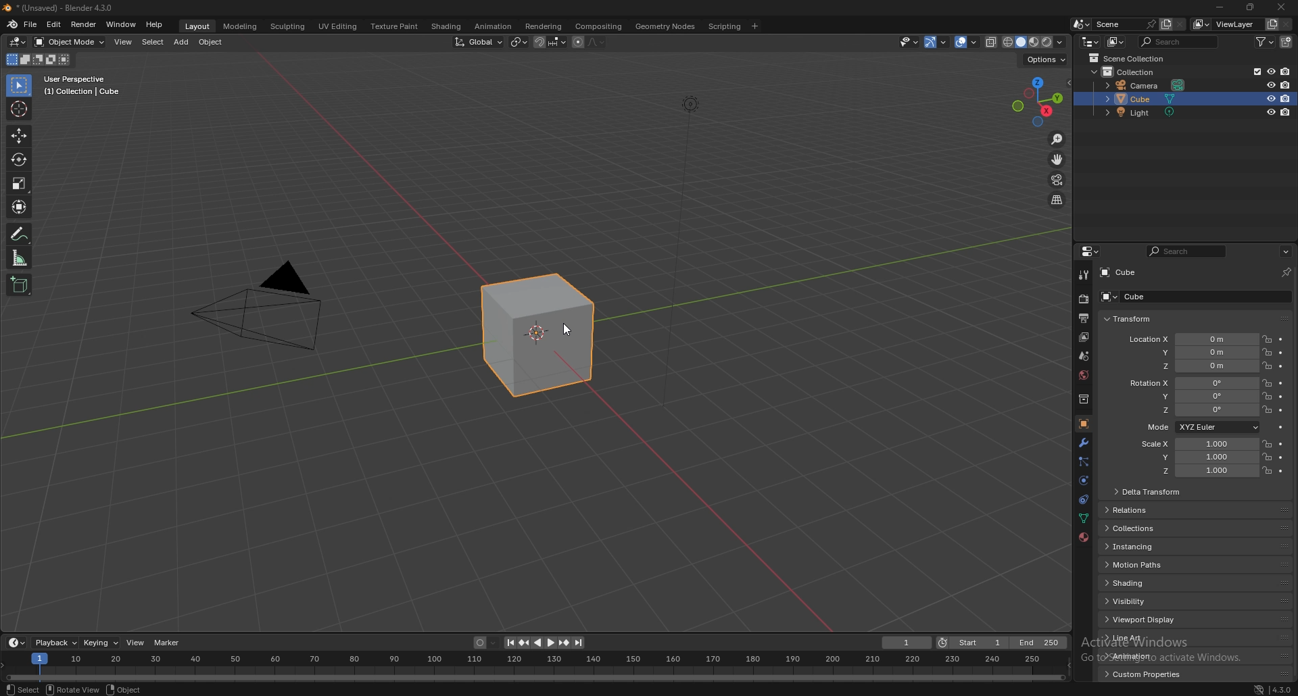 Image resolution: width=1298 pixels, height=696 pixels. What do you see at coordinates (485, 643) in the screenshot?
I see `auto keying` at bounding box center [485, 643].